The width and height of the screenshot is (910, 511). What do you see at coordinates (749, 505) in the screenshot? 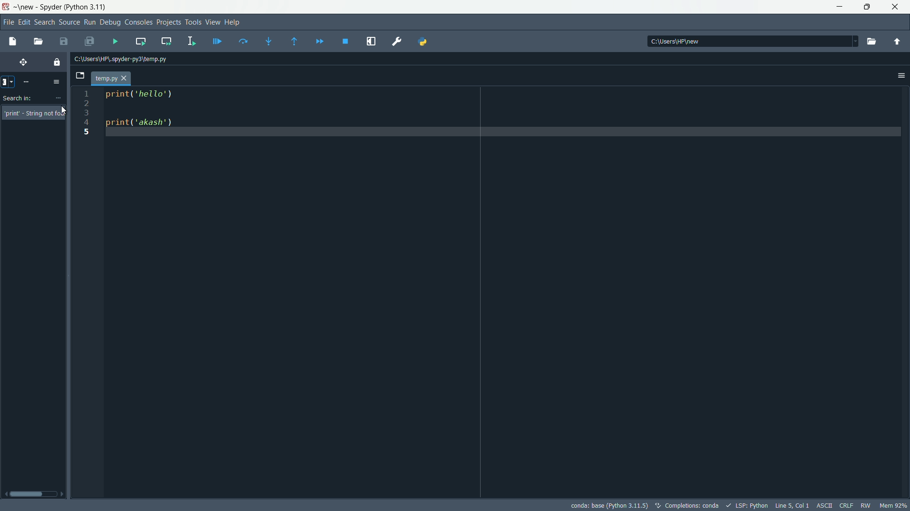
I see `LSP:Python` at bounding box center [749, 505].